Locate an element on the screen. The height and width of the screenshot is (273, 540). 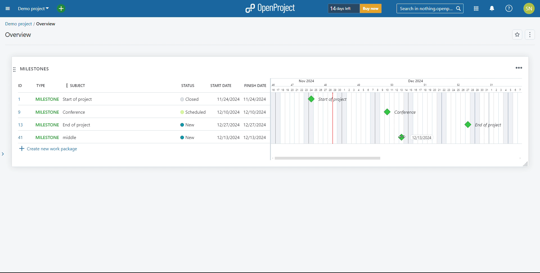
milestones is located at coordinates (35, 69).